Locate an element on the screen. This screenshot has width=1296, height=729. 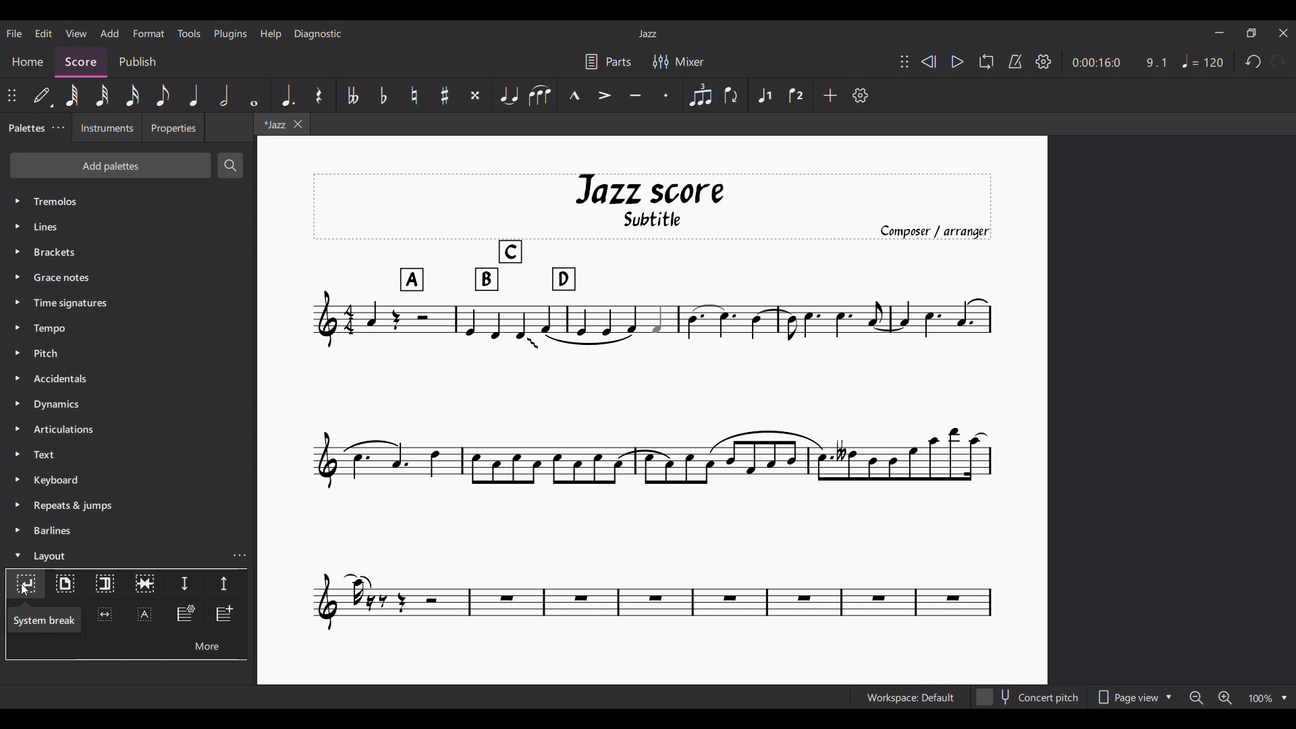
Publish section is located at coordinates (138, 63).